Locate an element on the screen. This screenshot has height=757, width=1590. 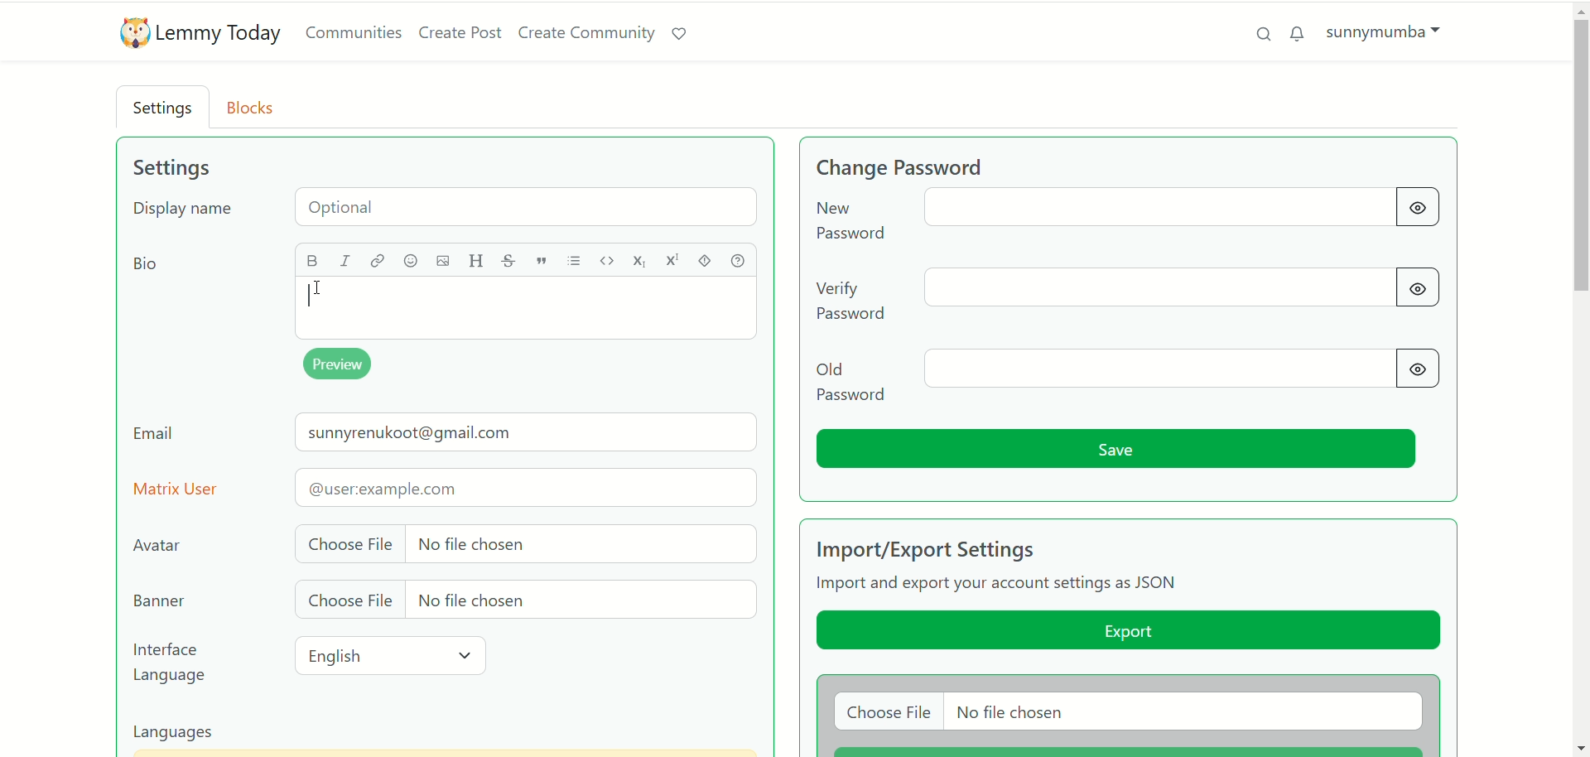
quote is located at coordinates (541, 261).